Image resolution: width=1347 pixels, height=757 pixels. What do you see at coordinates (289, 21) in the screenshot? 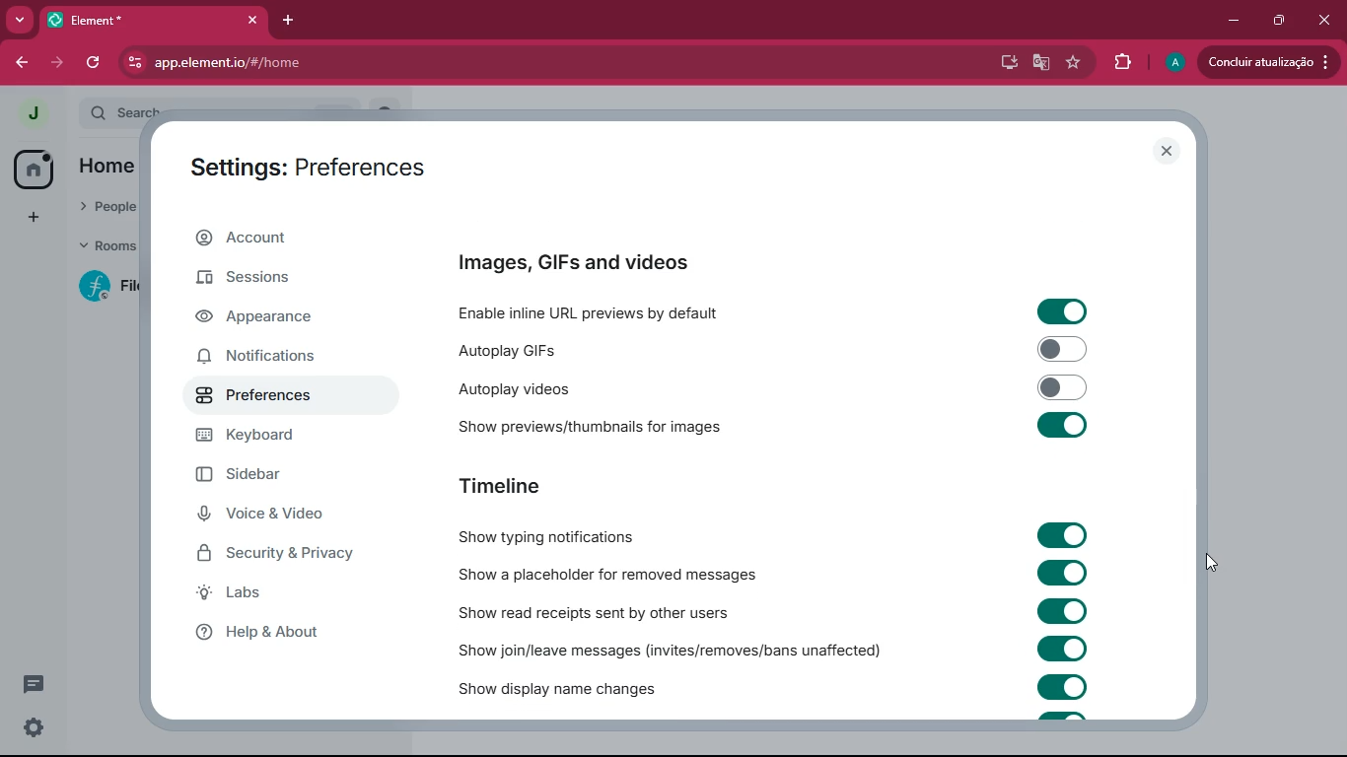
I see `add tab` at bounding box center [289, 21].